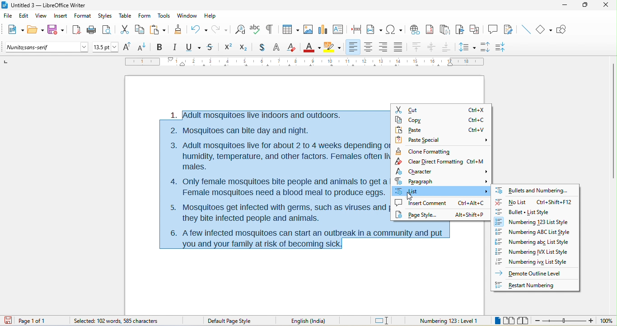 This screenshot has width=617, height=326. What do you see at coordinates (535, 262) in the screenshot?
I see `numbering ivx list style` at bounding box center [535, 262].